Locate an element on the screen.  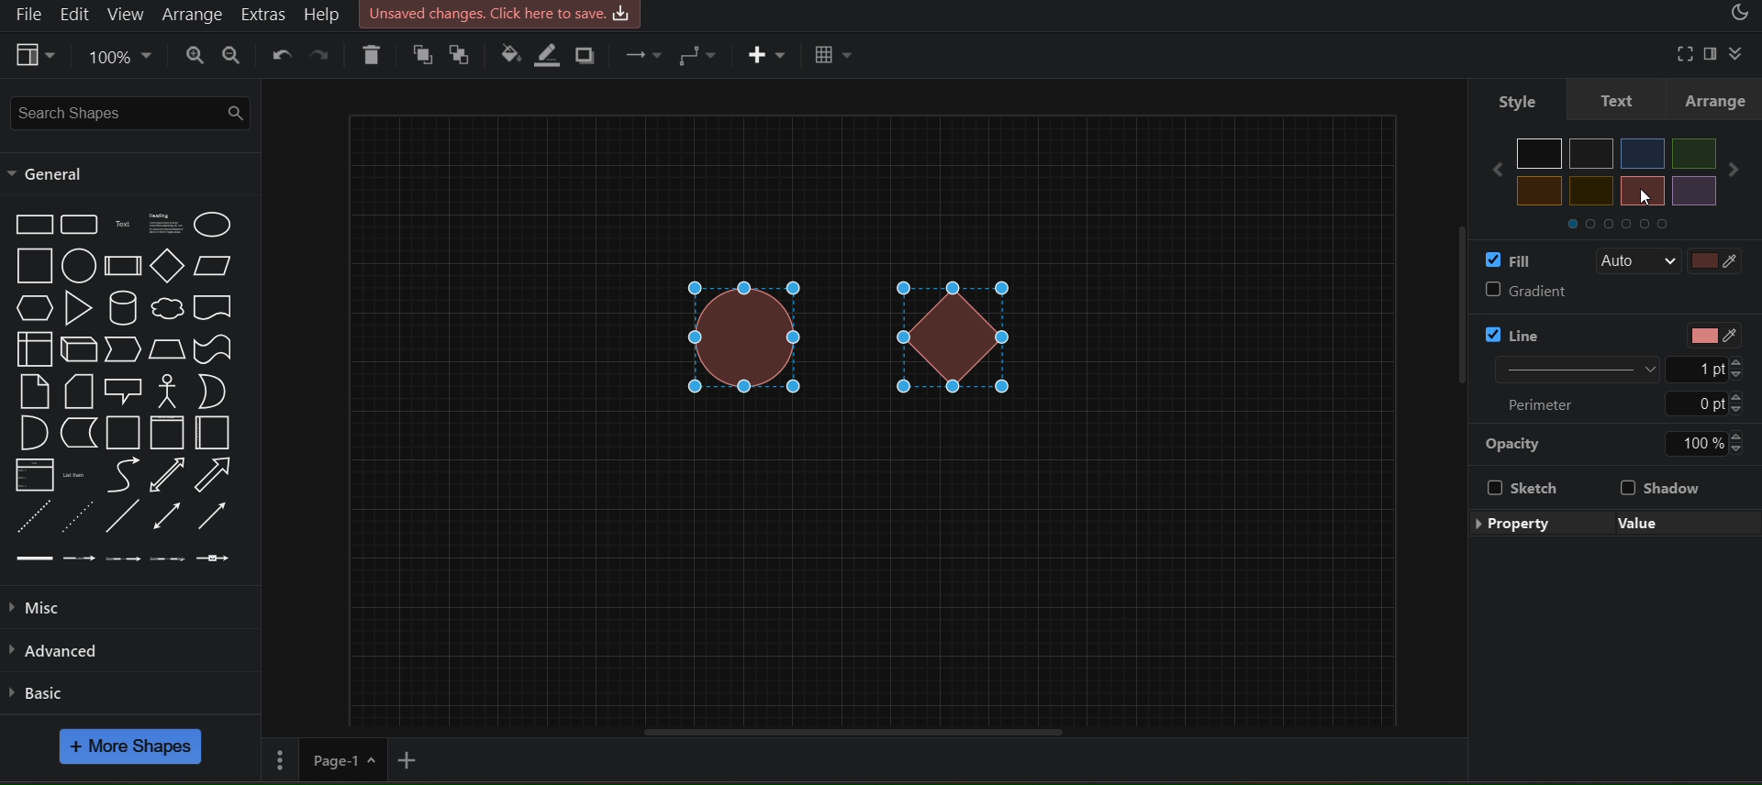
insert is located at coordinates (767, 55).